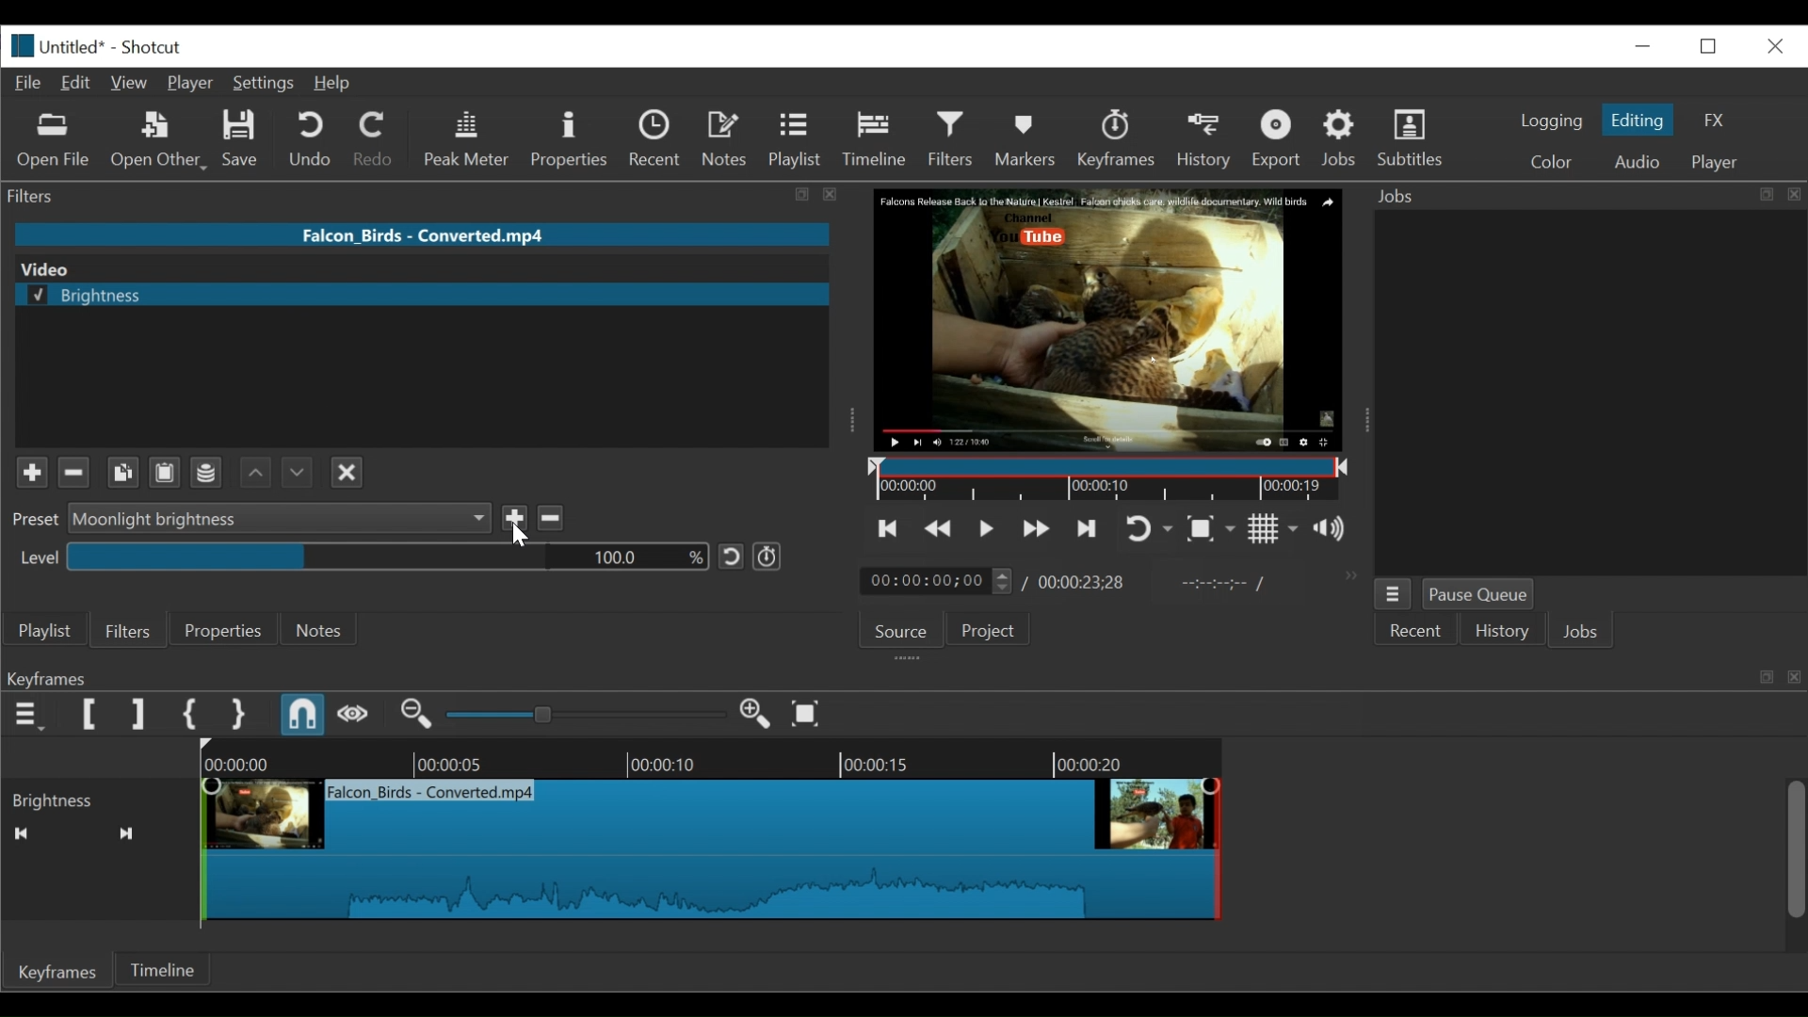 This screenshot has height=1017, width=1808. I want to click on History, so click(1501, 630).